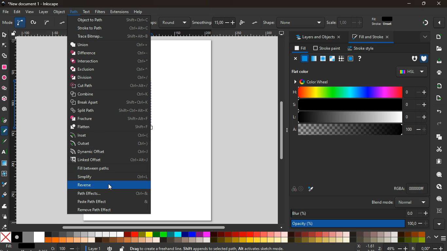 The width and height of the screenshot is (447, 251). What do you see at coordinates (109, 143) in the screenshot?
I see `outset` at bounding box center [109, 143].